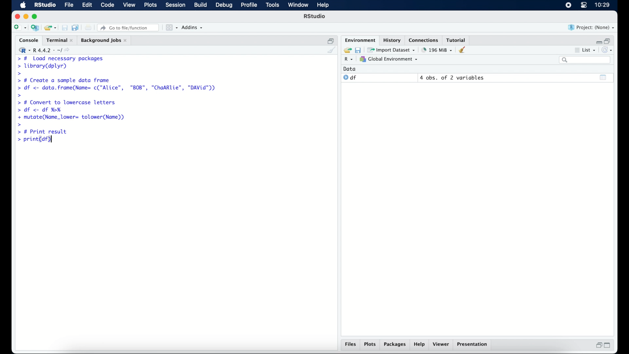  I want to click on plots, so click(371, 345).